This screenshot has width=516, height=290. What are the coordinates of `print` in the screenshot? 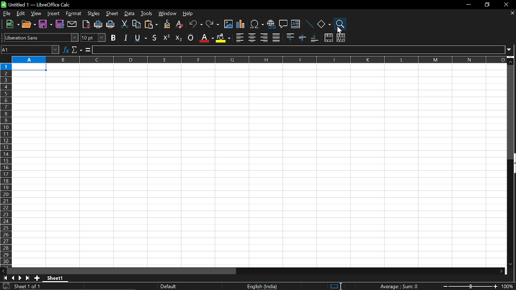 It's located at (110, 25).